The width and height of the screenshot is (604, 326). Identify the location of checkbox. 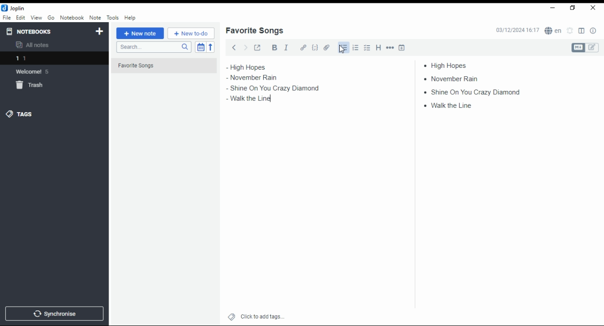
(366, 49).